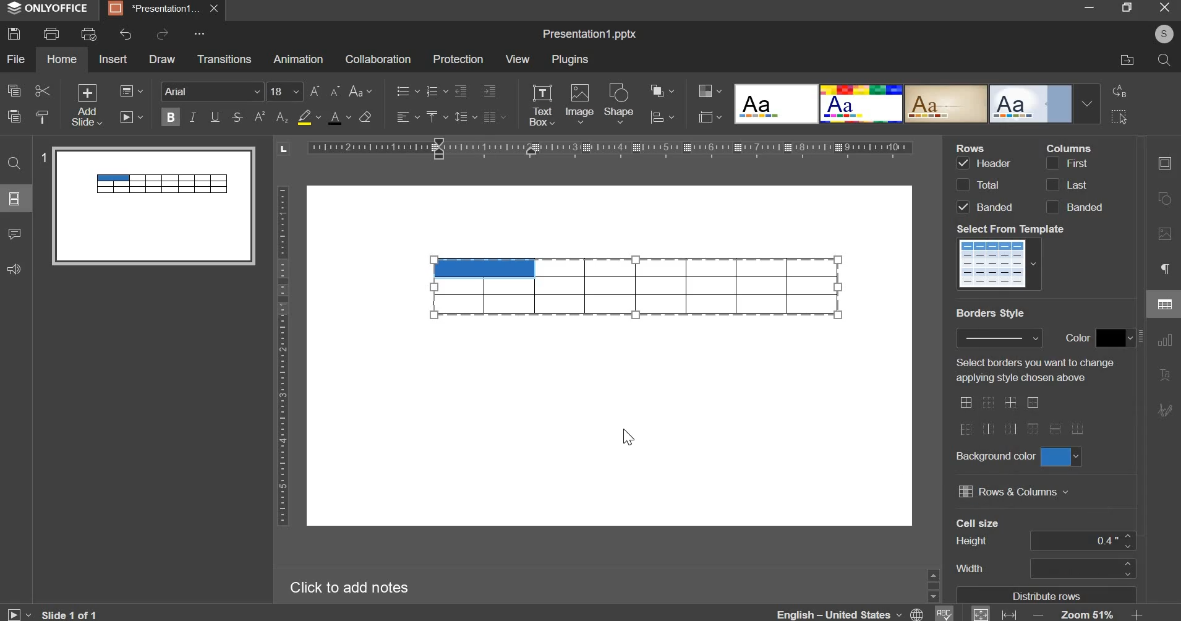  Describe the element at coordinates (304, 92) in the screenshot. I see `font size` at that location.